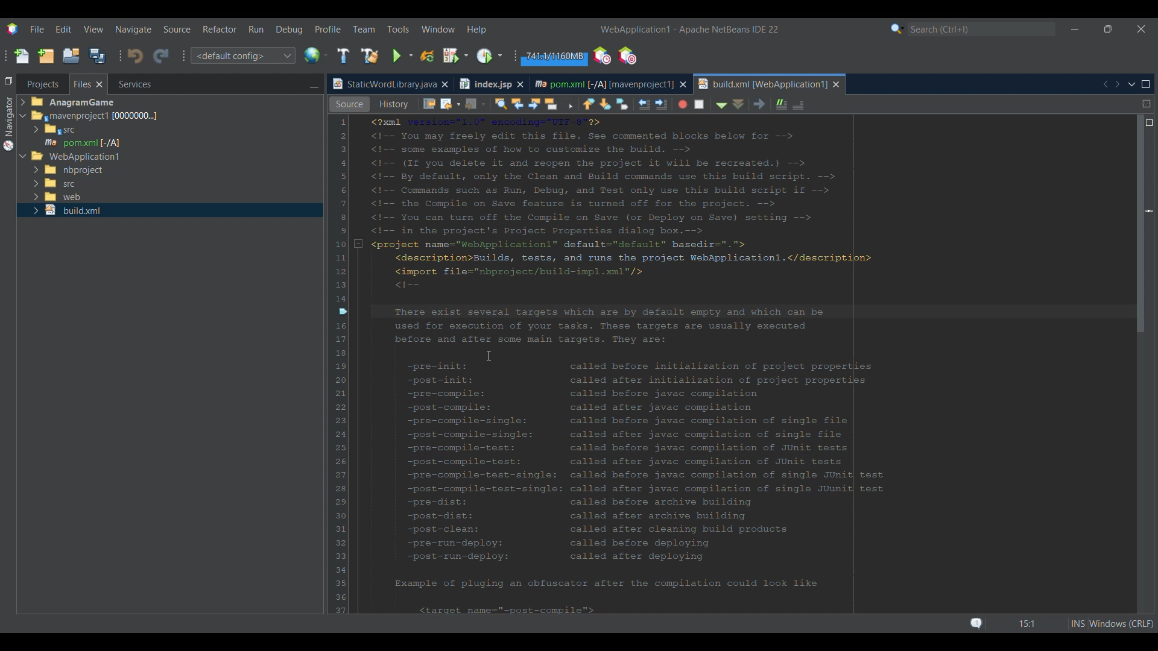  Describe the element at coordinates (689, 30) in the screenshot. I see `Project name added` at that location.